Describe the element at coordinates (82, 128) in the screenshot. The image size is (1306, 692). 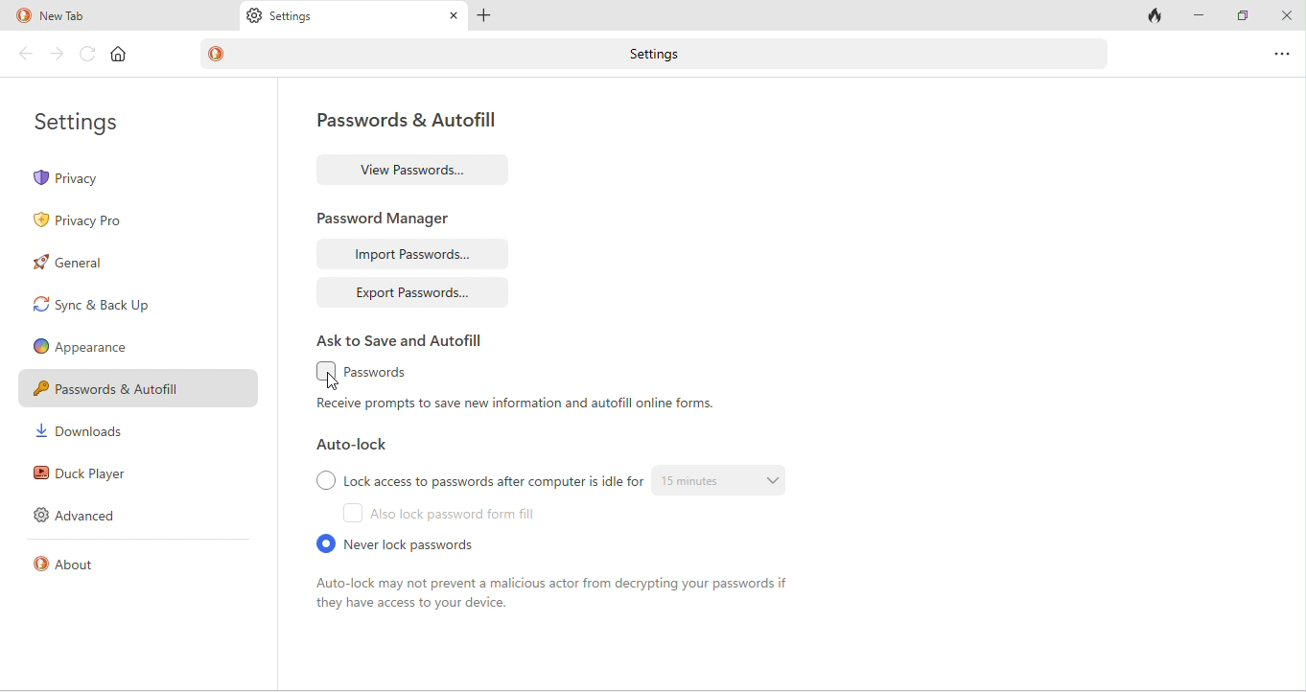
I see `settings` at that location.